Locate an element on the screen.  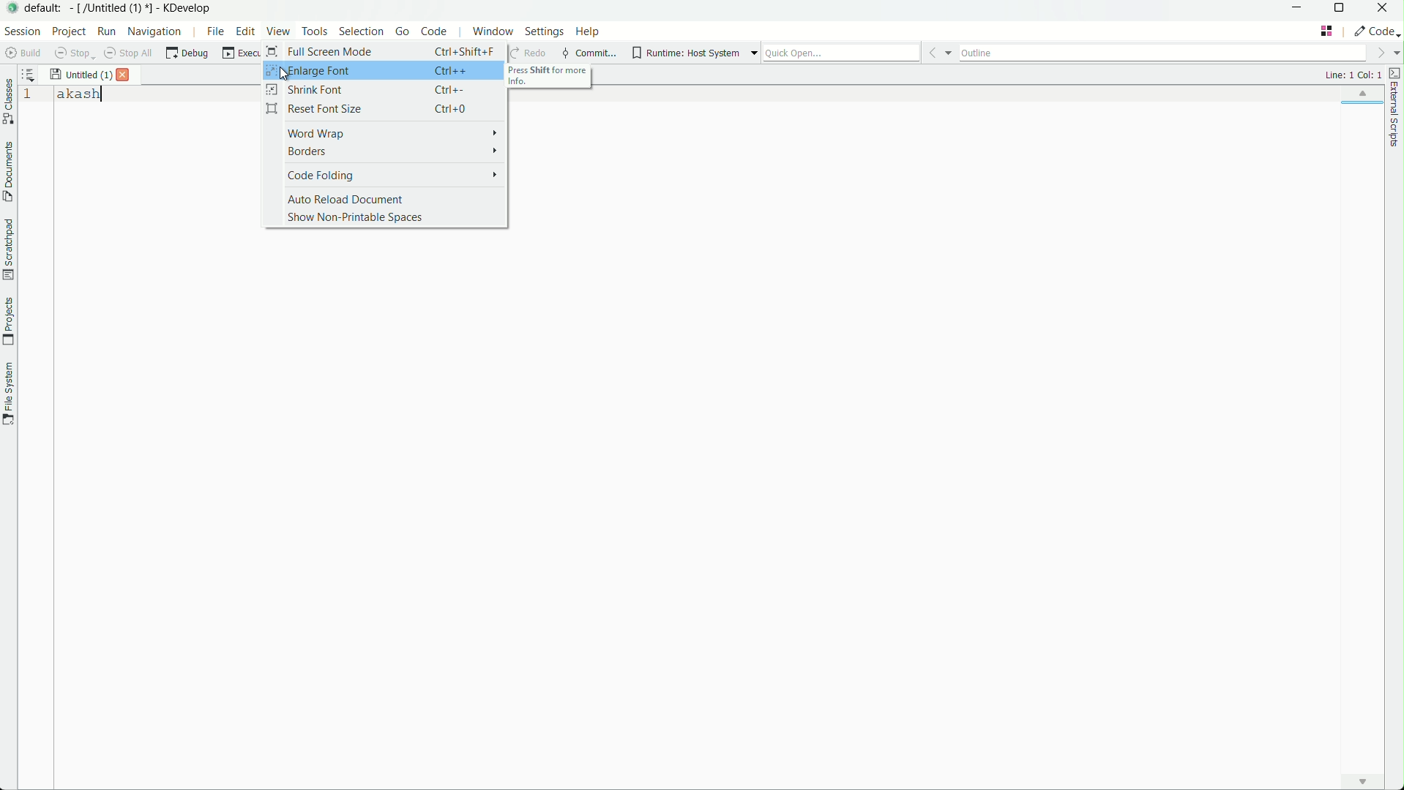
build is located at coordinates (22, 53).